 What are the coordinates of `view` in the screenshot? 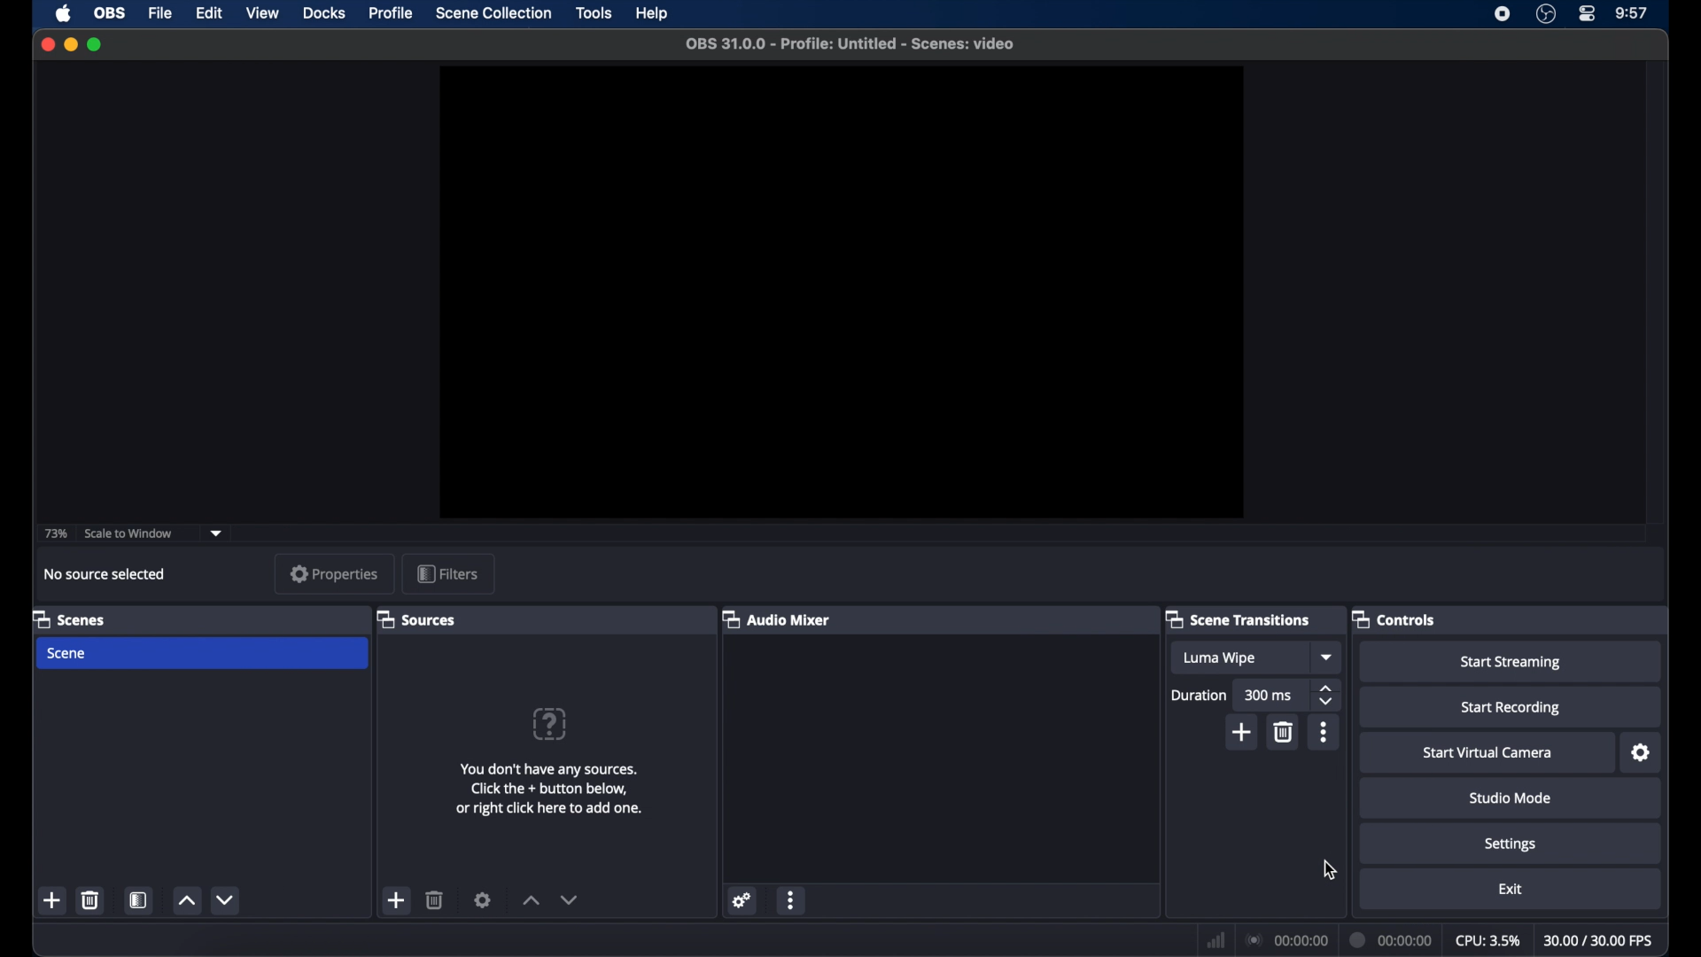 It's located at (262, 13).